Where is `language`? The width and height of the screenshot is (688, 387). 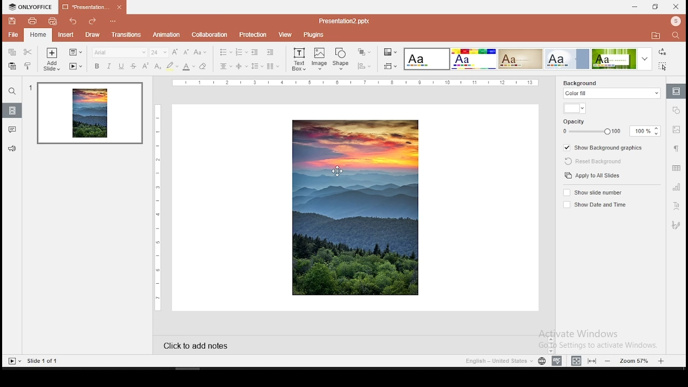
language is located at coordinates (541, 361).